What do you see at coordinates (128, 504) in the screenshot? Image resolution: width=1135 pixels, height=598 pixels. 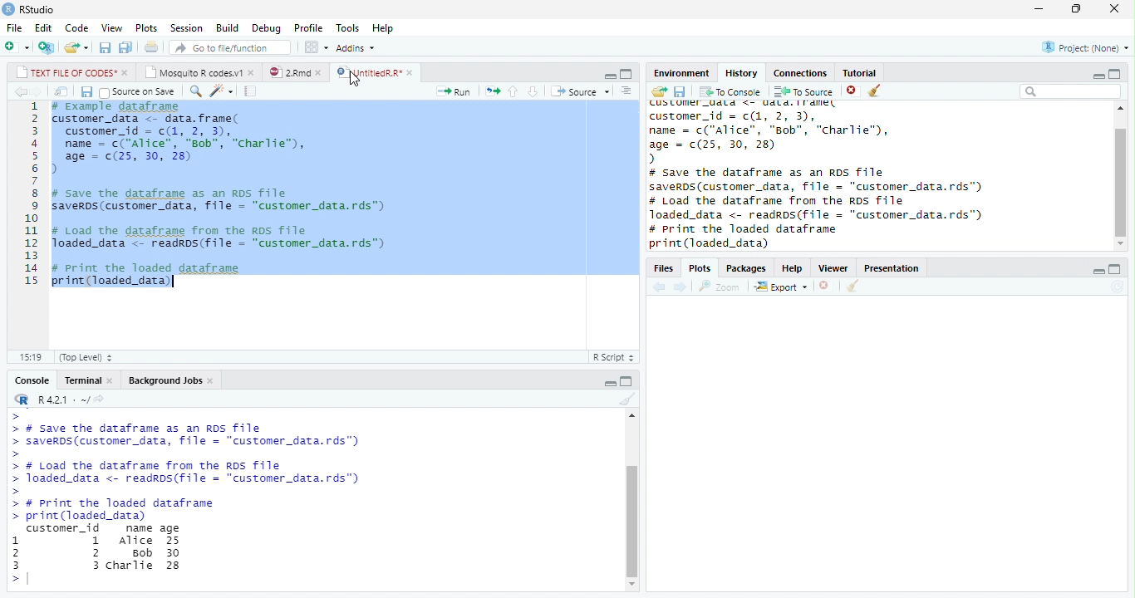 I see `>> # print the loaded datarrame> print(loaded_data)` at bounding box center [128, 504].